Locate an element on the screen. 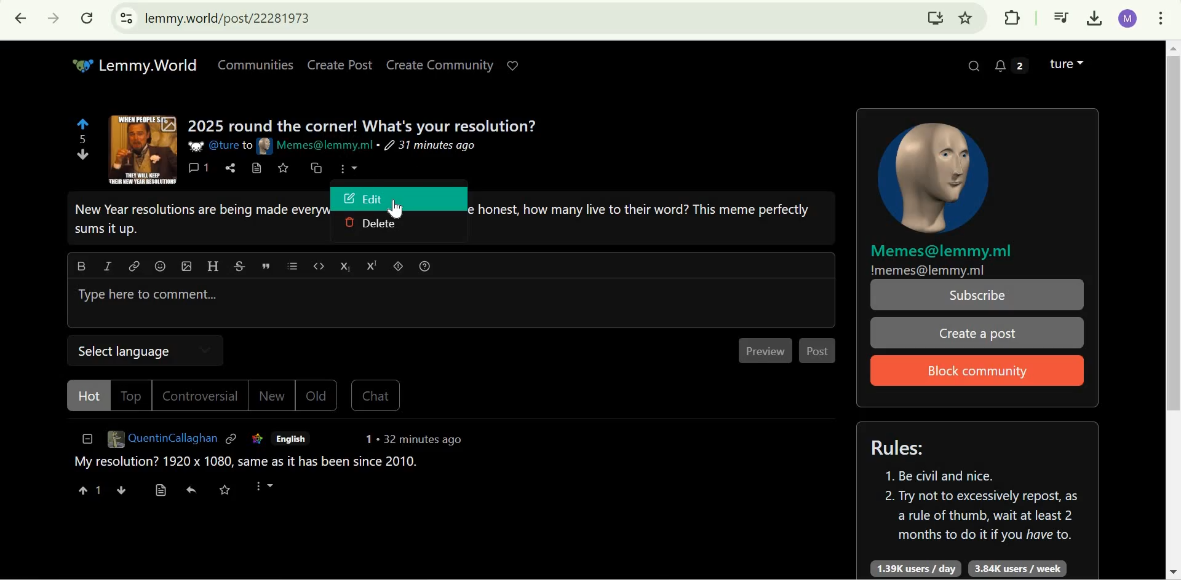 The image size is (1181, 580). Post is located at coordinates (817, 351).